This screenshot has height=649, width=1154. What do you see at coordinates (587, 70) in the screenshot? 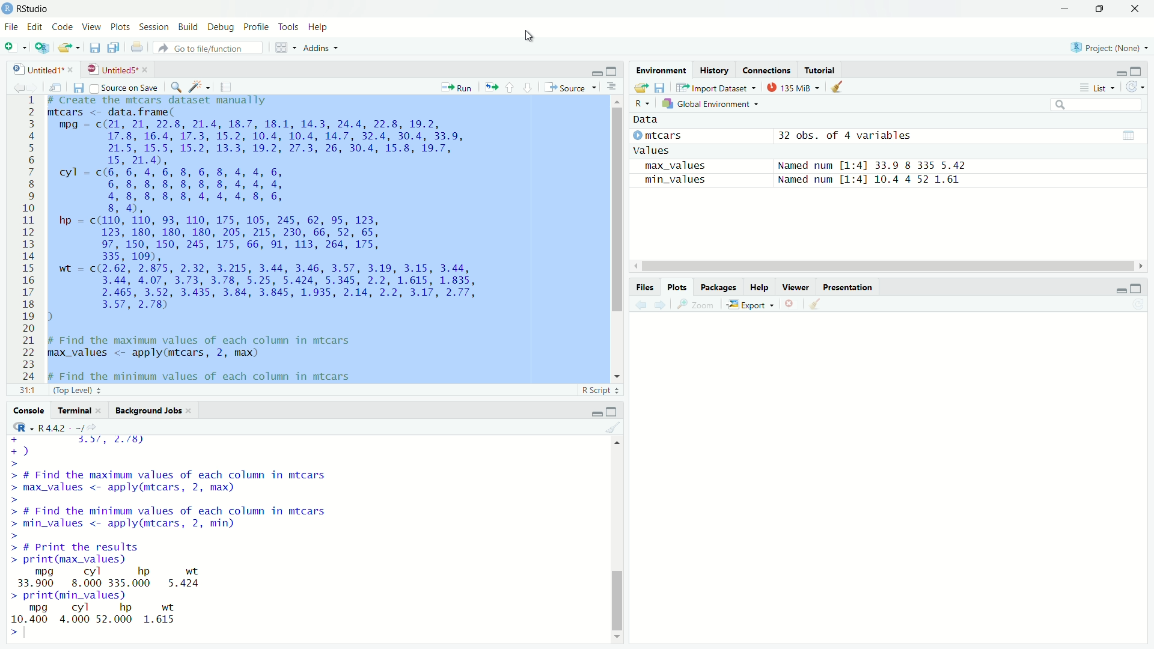
I see `minimise` at bounding box center [587, 70].